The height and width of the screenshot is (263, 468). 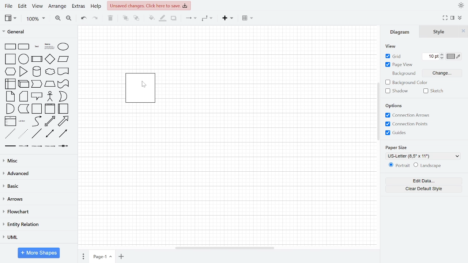 What do you see at coordinates (401, 32) in the screenshot?
I see `diagram` at bounding box center [401, 32].